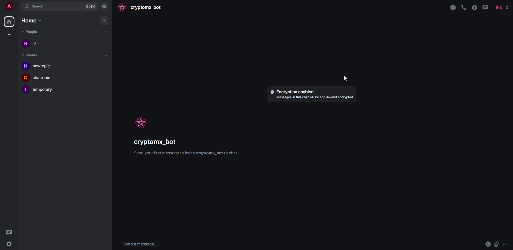 This screenshot has width=513, height=250. Describe the element at coordinates (26, 66) in the screenshot. I see `n` at that location.